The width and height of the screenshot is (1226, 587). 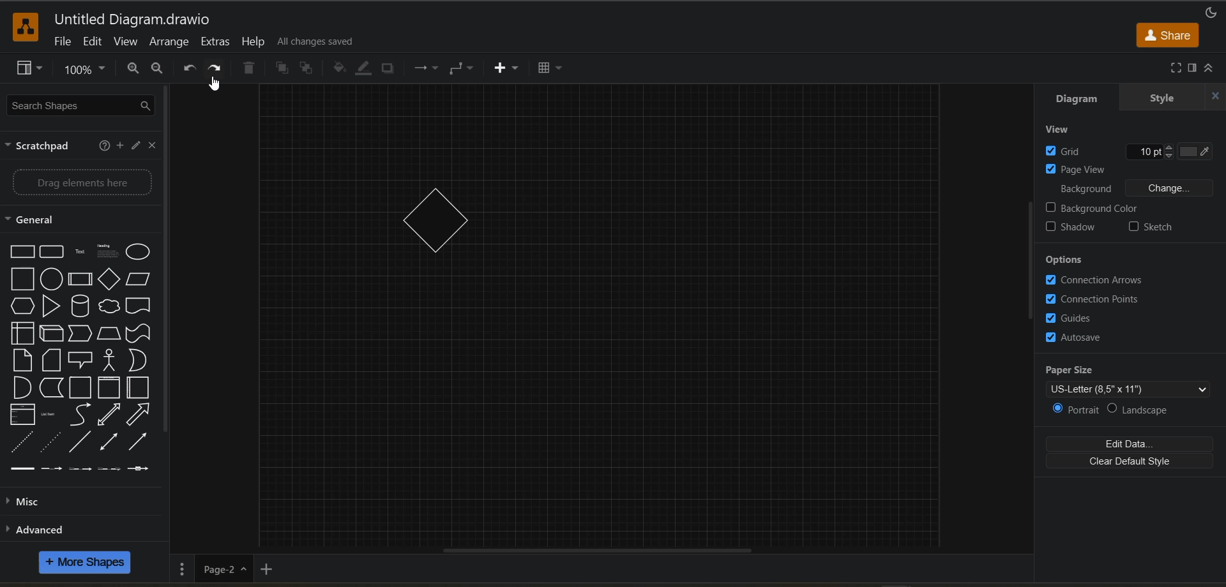 I want to click on close, so click(x=1215, y=96).